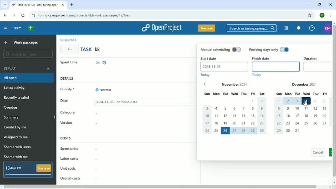  What do you see at coordinates (18, 147) in the screenshot?
I see `Shared with users` at bounding box center [18, 147].